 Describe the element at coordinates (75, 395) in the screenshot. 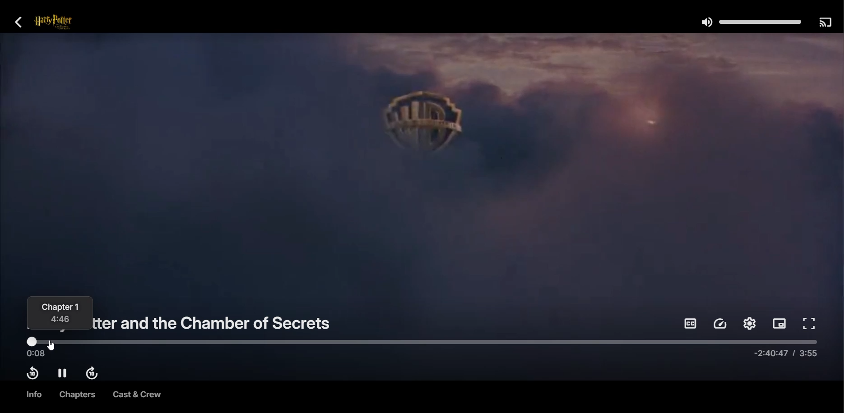

I see `Chapters` at that location.